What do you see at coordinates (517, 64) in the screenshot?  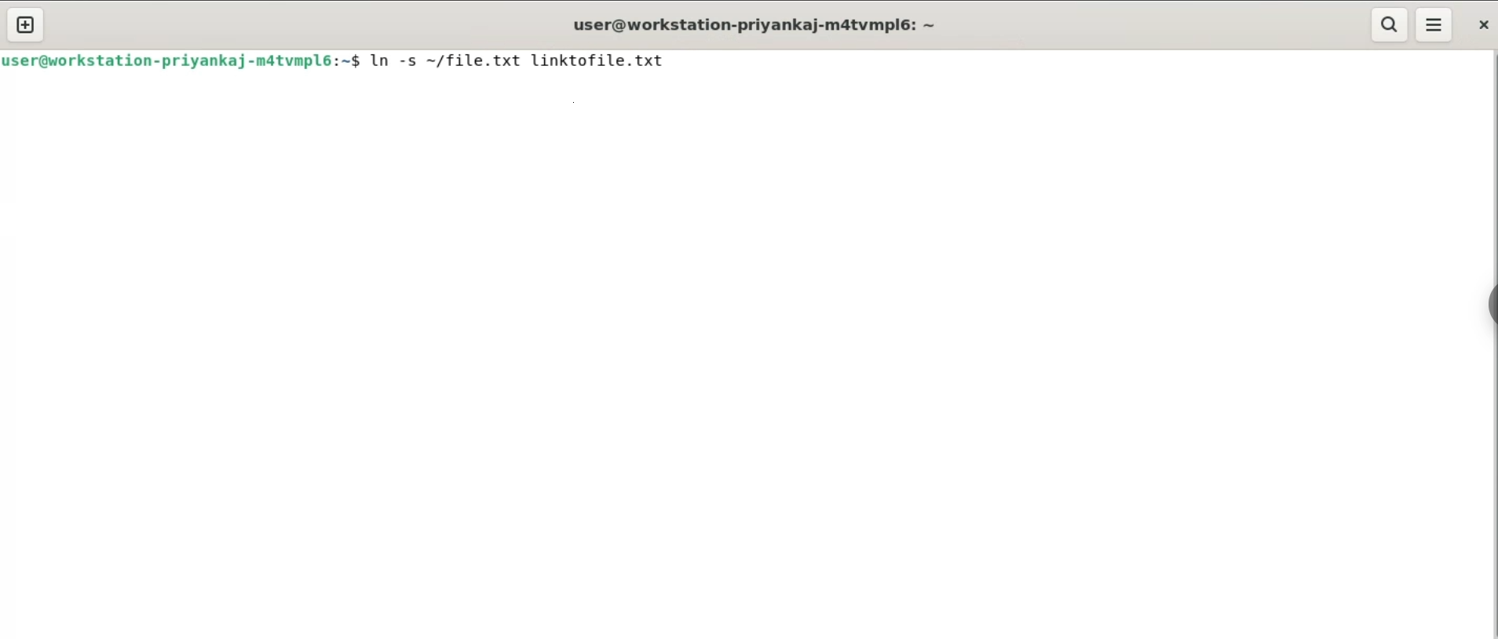 I see `$ ln -s ~/file.txt linktofile.txt` at bounding box center [517, 64].